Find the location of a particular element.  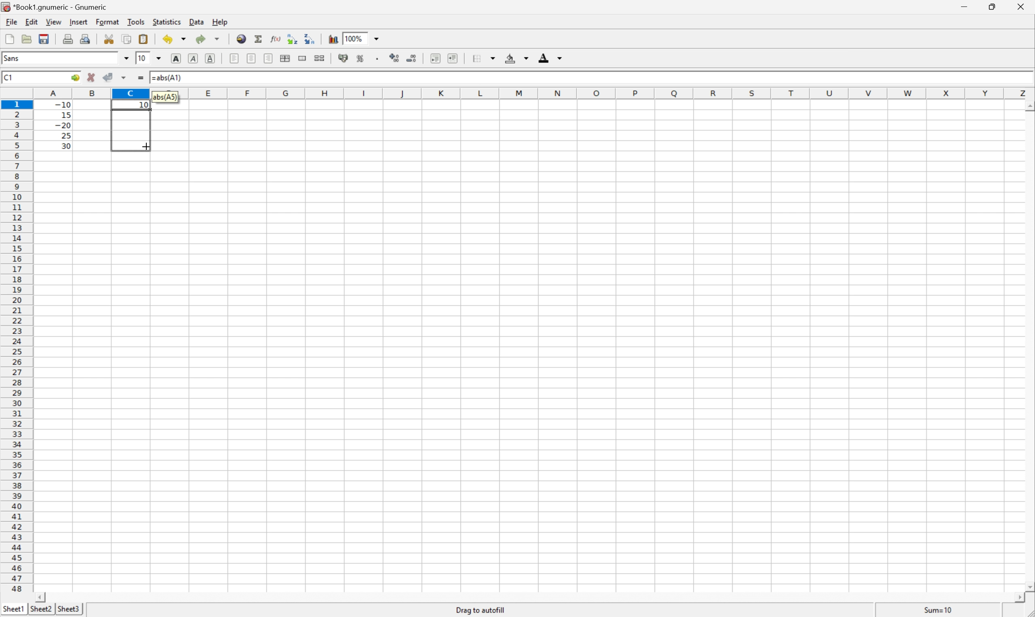

Drop Down is located at coordinates (495, 57).